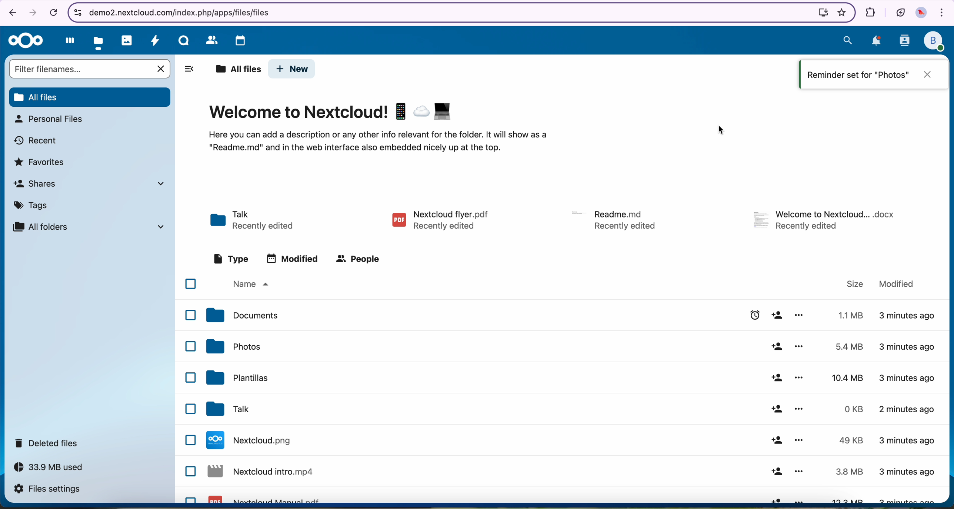  Describe the element at coordinates (875, 74) in the screenshot. I see `reminder set for "Photos" folder` at that location.